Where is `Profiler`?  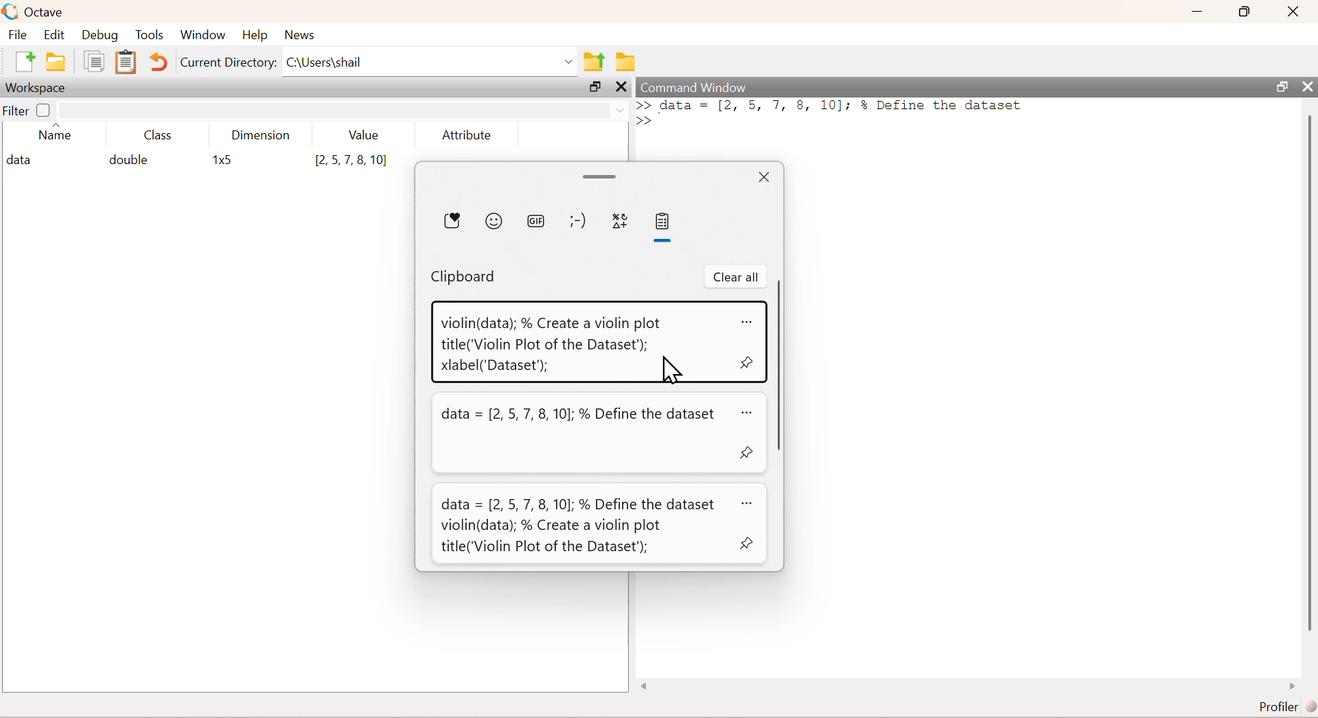 Profiler is located at coordinates (1288, 707).